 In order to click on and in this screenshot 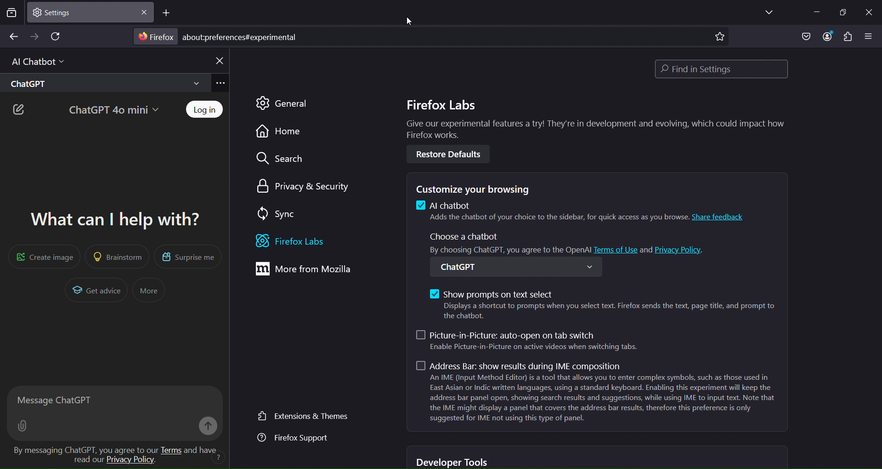, I will do `click(646, 249)`.